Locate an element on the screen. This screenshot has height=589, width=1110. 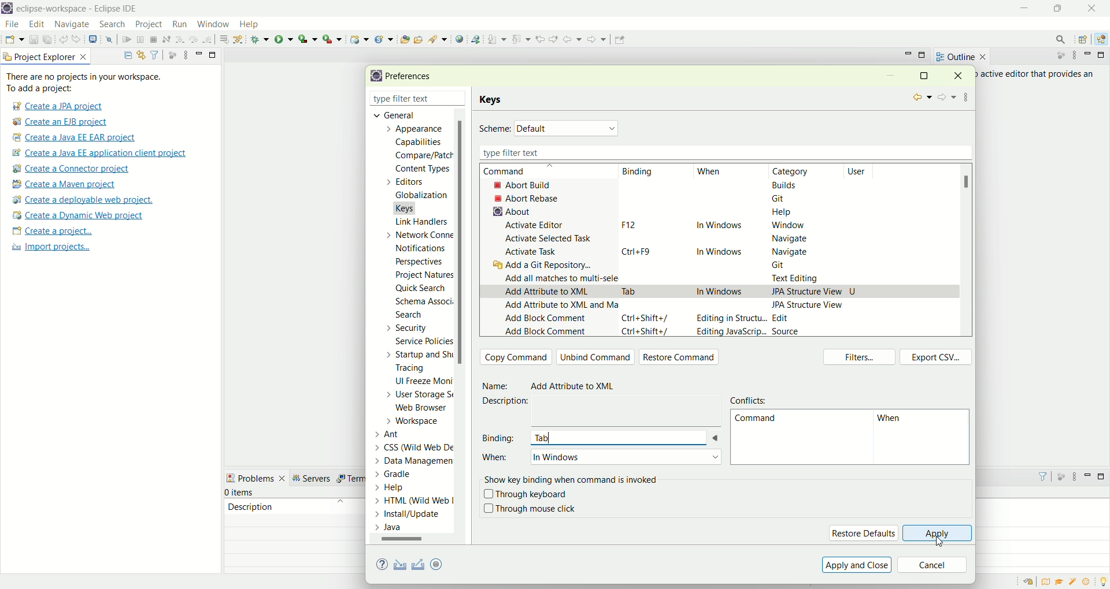
restore welcome is located at coordinates (1031, 582).